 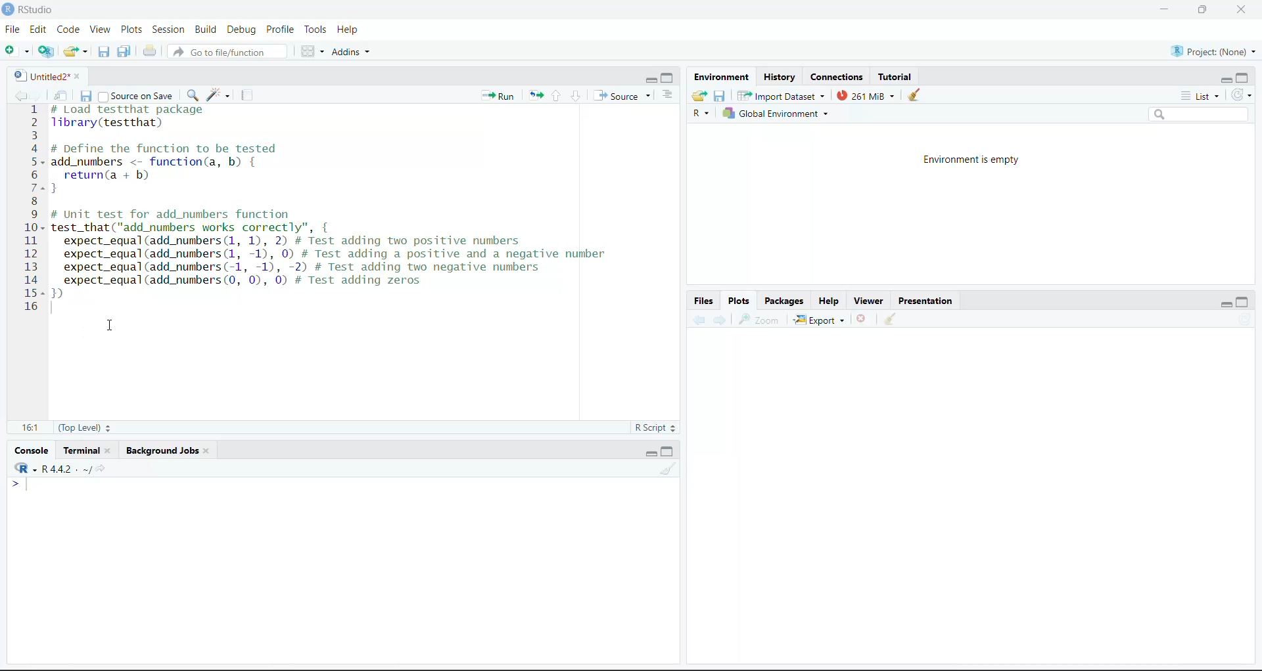 I want to click on Profile, so click(x=279, y=29).